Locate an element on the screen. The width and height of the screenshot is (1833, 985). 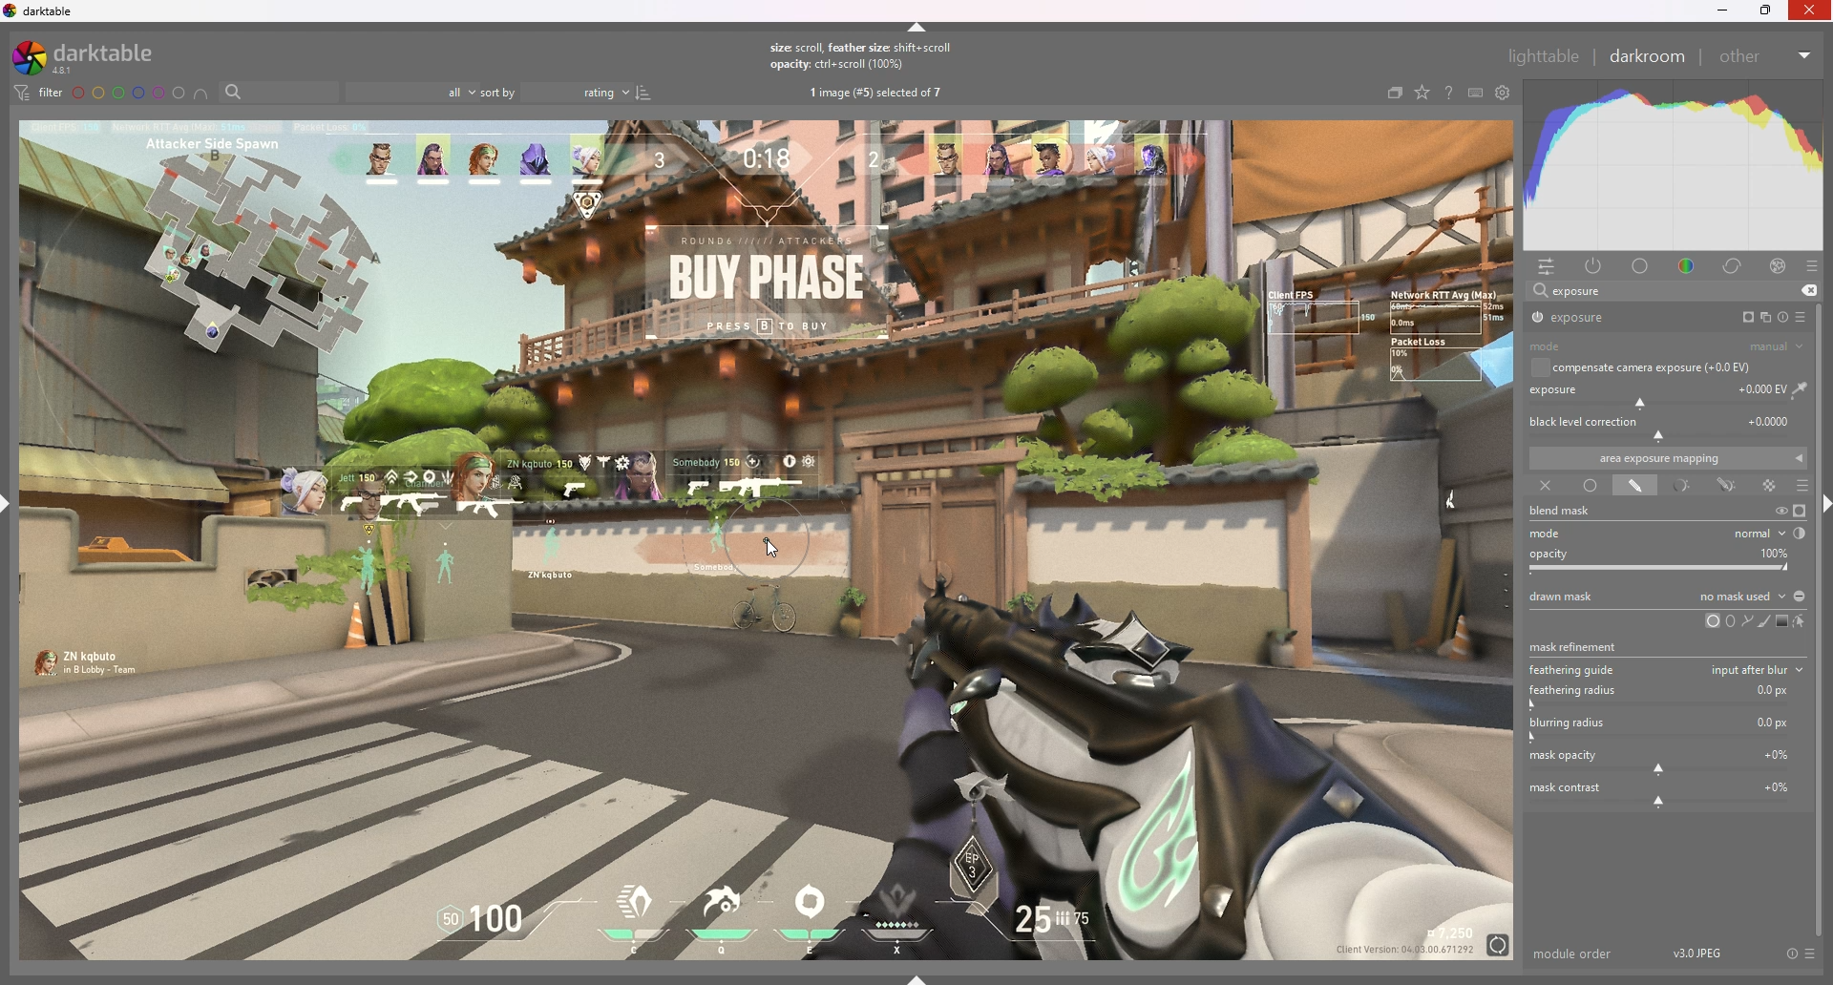
images selected is located at coordinates (878, 94).